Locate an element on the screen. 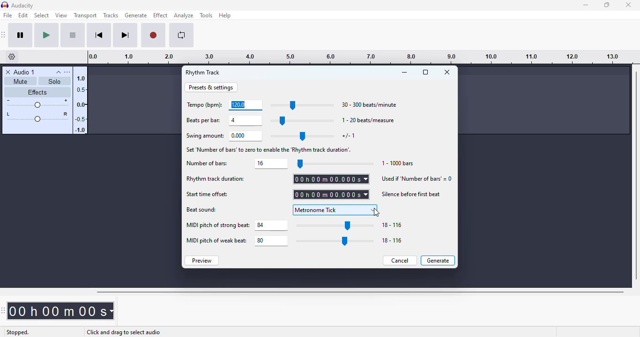  slider is located at coordinates (336, 226).